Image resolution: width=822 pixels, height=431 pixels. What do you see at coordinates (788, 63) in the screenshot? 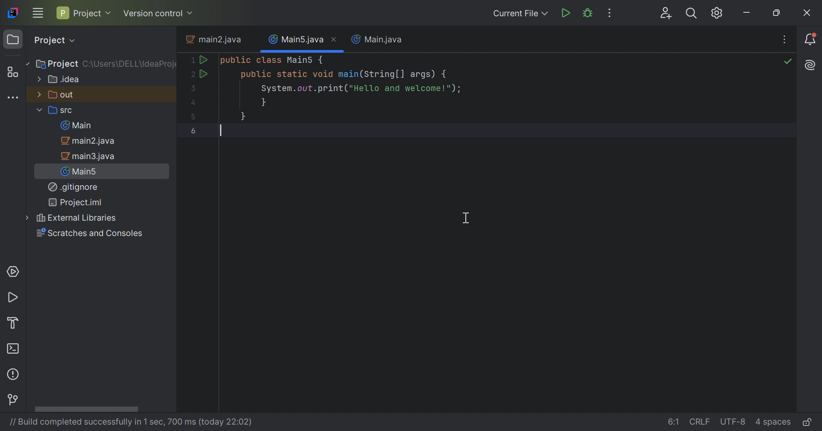
I see `No problems found` at bounding box center [788, 63].